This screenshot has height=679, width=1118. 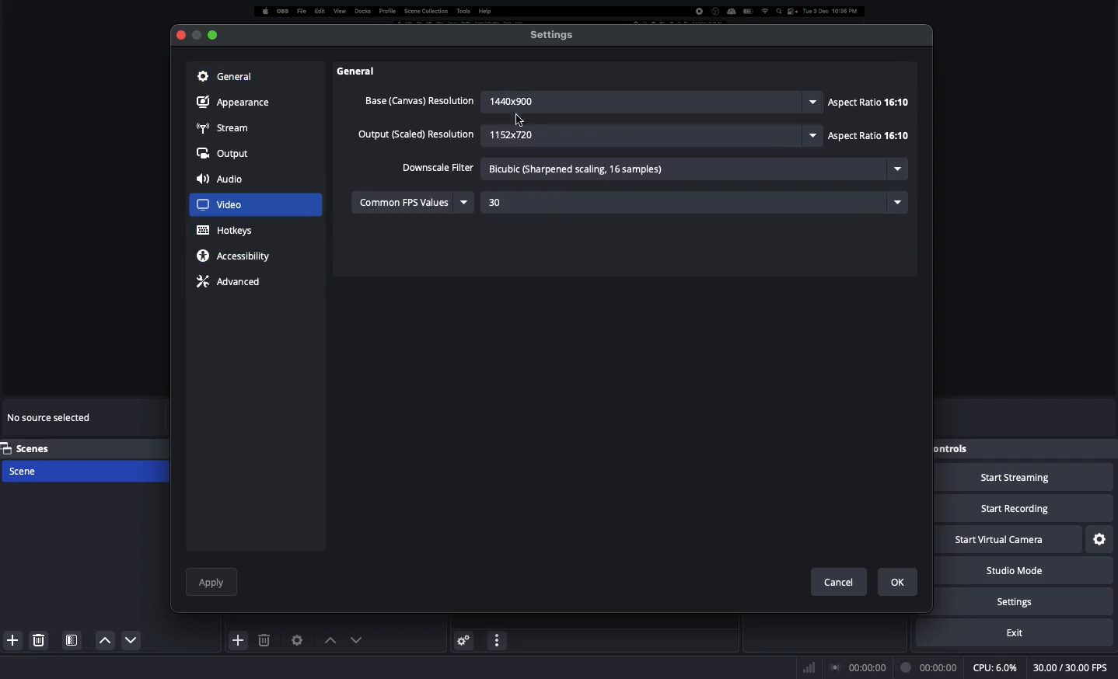 What do you see at coordinates (810, 666) in the screenshot?
I see `Bars` at bounding box center [810, 666].